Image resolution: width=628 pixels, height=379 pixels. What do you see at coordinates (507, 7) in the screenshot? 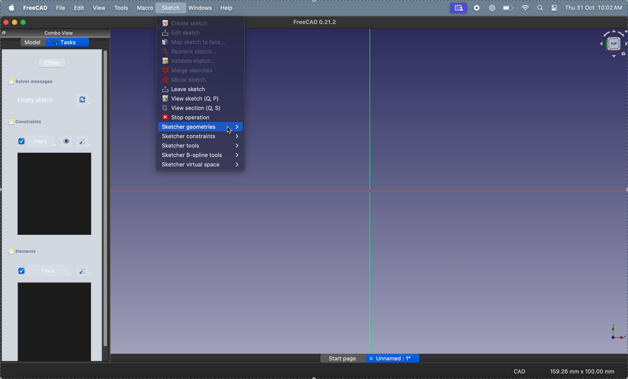
I see `battery` at bounding box center [507, 7].